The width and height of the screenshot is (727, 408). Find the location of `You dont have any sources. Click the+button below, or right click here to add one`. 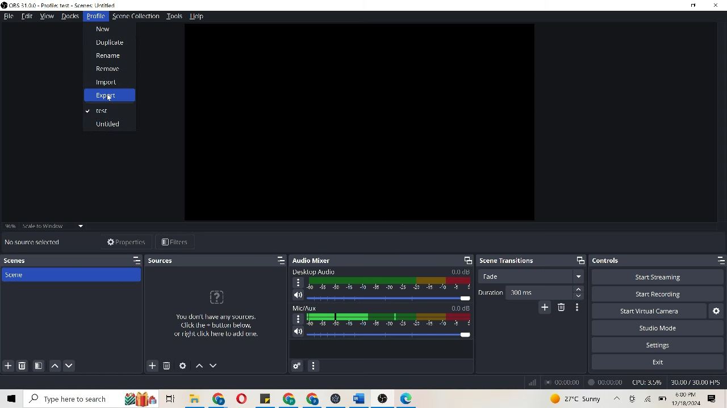

You dont have any sources. Click the+button below, or right click here to add one is located at coordinates (214, 334).